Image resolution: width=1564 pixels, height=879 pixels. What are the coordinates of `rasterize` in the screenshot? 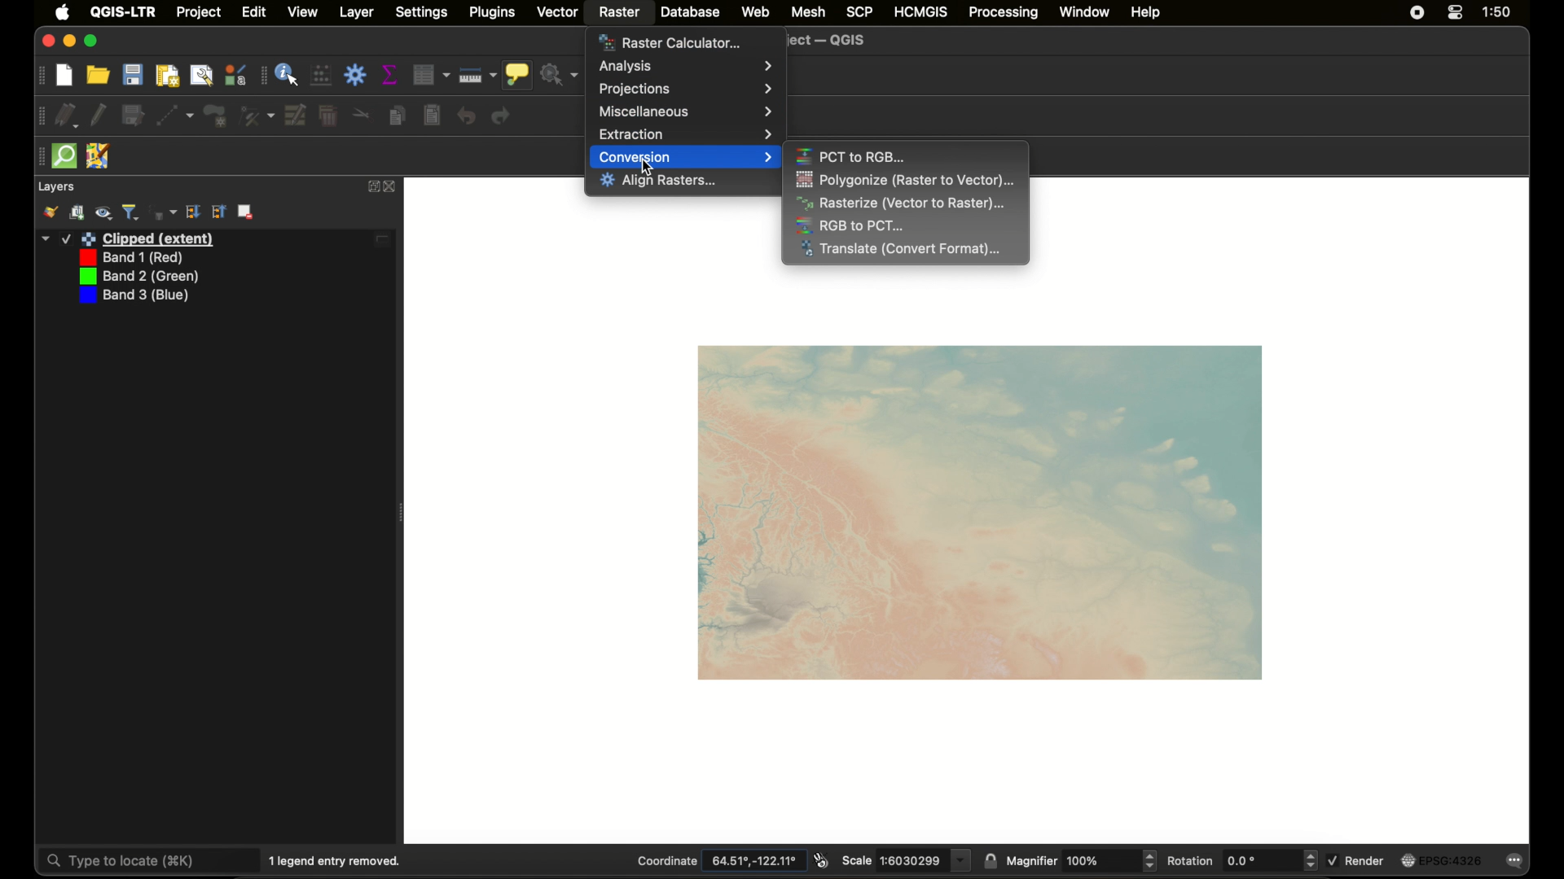 It's located at (905, 203).